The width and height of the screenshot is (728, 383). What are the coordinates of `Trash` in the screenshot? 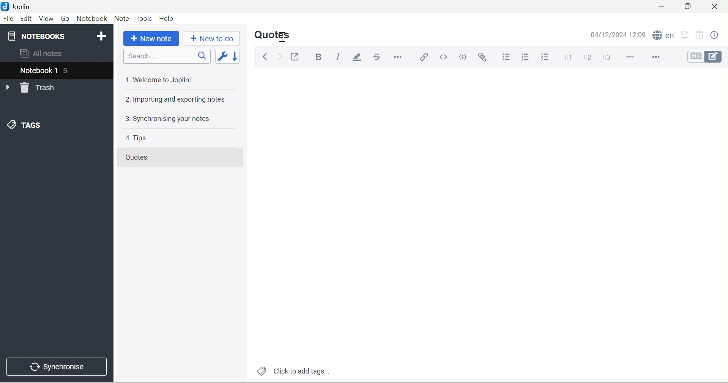 It's located at (41, 88).